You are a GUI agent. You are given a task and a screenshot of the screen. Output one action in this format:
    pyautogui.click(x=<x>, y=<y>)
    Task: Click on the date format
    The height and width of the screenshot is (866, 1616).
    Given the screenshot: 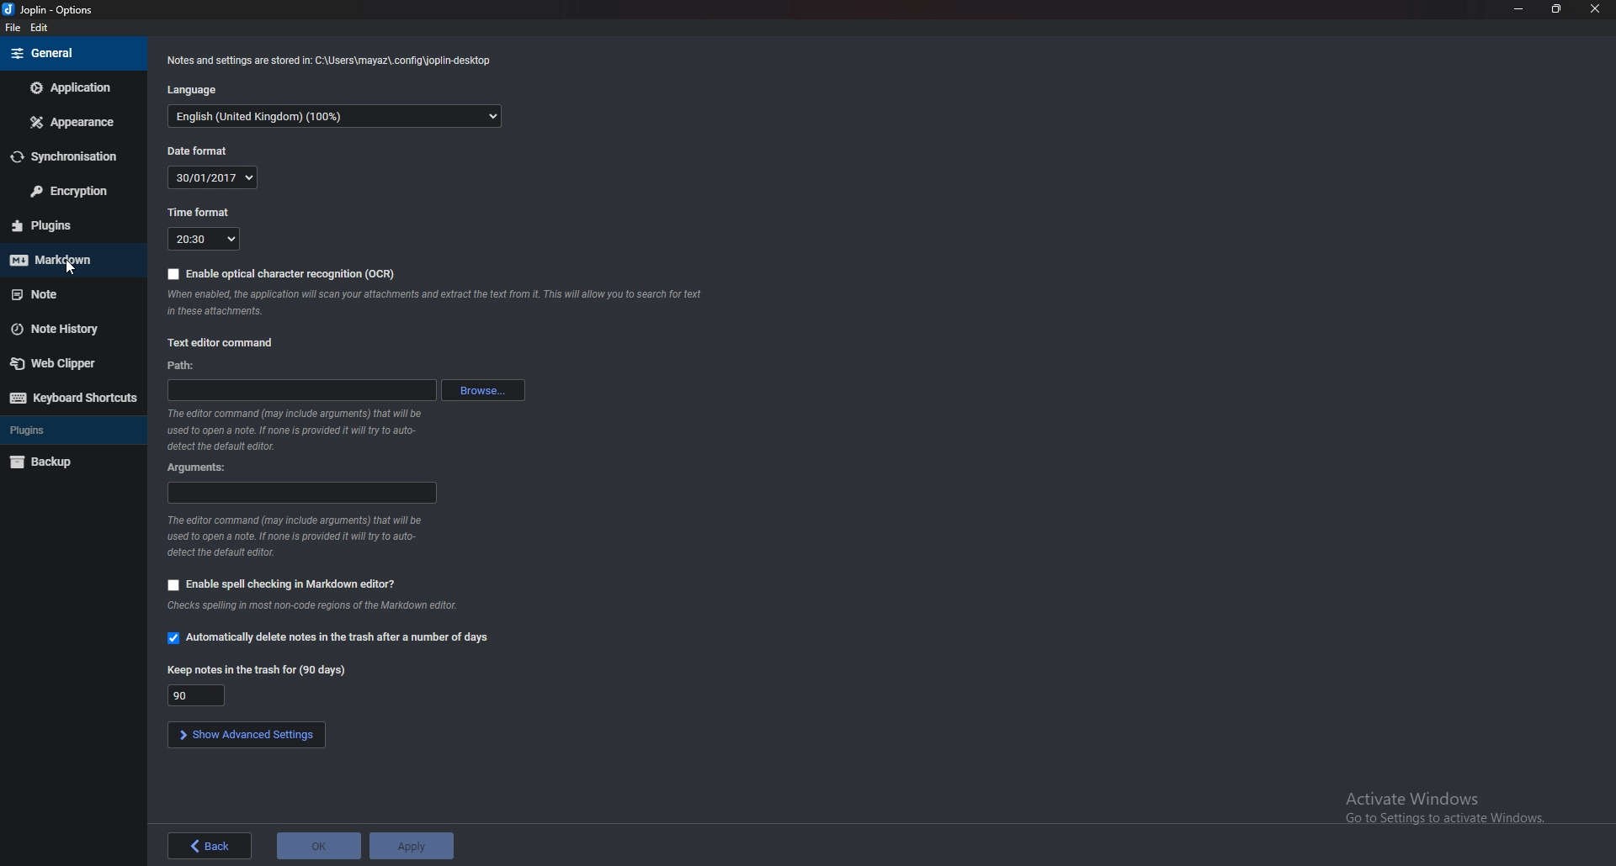 What is the action you would take?
    pyautogui.click(x=213, y=177)
    